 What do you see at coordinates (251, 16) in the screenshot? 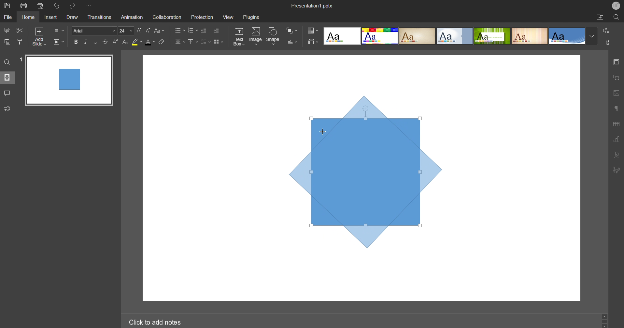
I see `Plugins` at bounding box center [251, 16].